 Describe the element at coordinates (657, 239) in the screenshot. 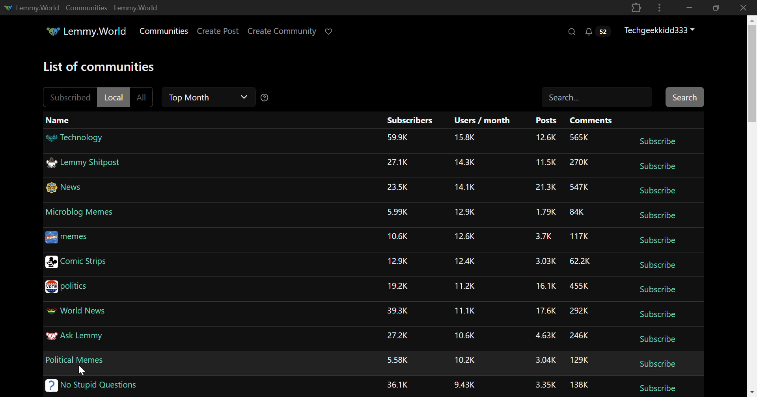

I see `Subscribe` at that location.